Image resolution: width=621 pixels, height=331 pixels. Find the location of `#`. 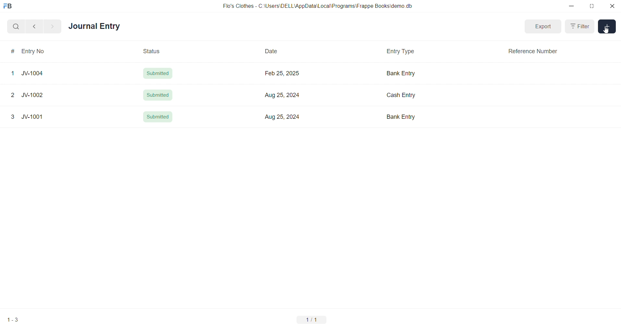

# is located at coordinates (12, 51).